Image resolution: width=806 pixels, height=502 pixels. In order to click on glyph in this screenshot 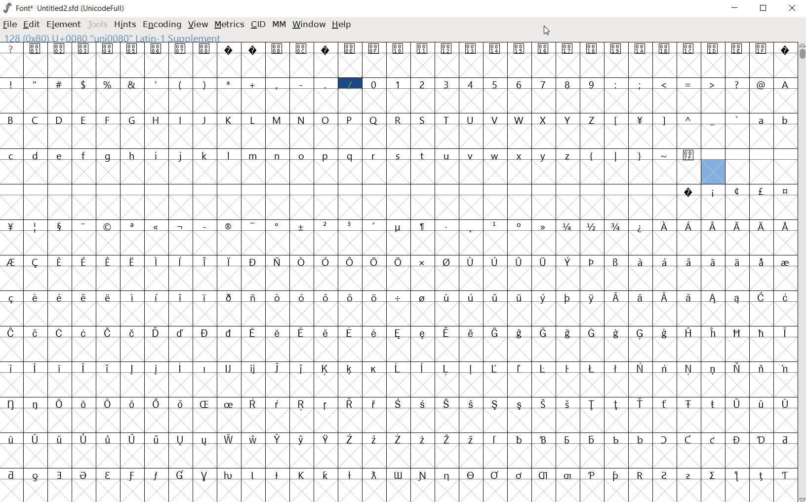, I will do `click(398, 439)`.